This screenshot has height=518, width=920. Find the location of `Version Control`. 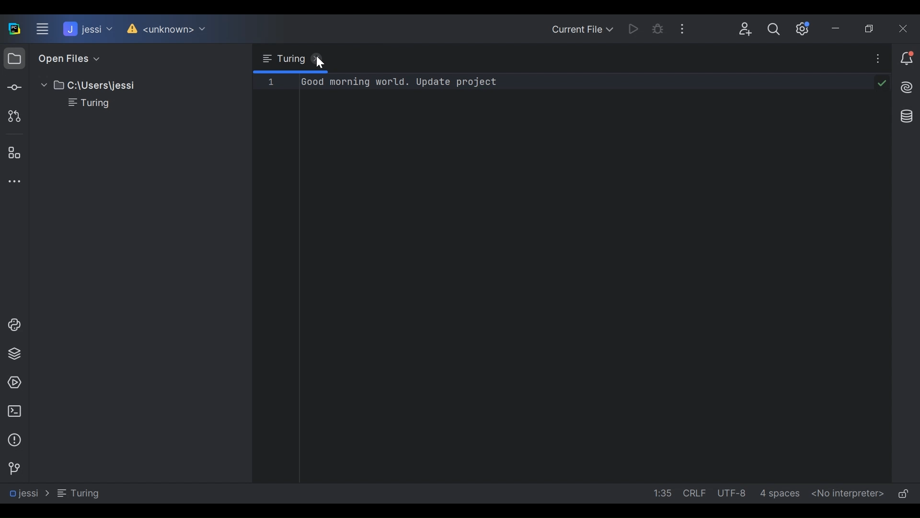

Version Control is located at coordinates (11, 469).